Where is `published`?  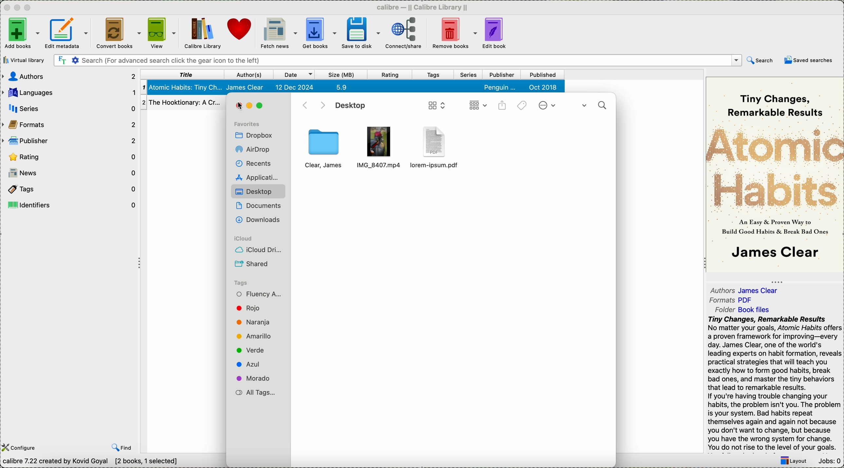 published is located at coordinates (544, 75).